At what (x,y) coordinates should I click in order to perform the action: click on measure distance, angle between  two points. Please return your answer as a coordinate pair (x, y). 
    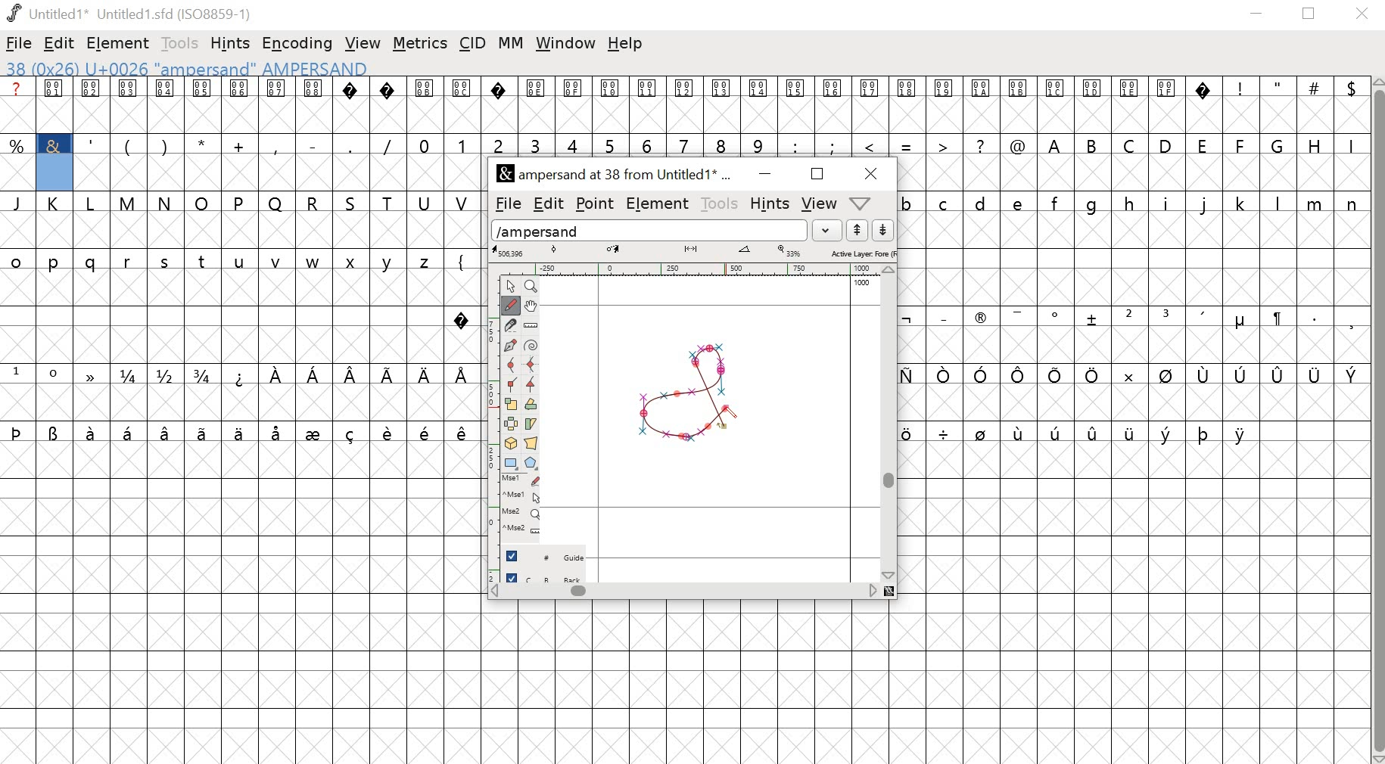
    Looking at the image, I should click on (531, 326).